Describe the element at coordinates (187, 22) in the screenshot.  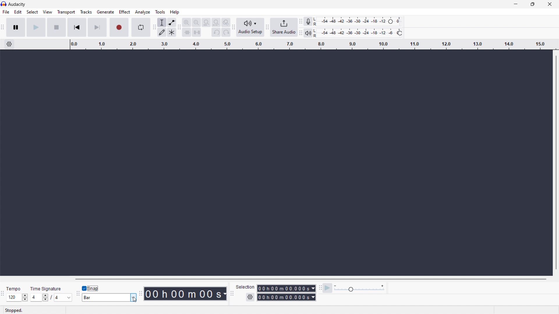
I see `zoom in` at that location.